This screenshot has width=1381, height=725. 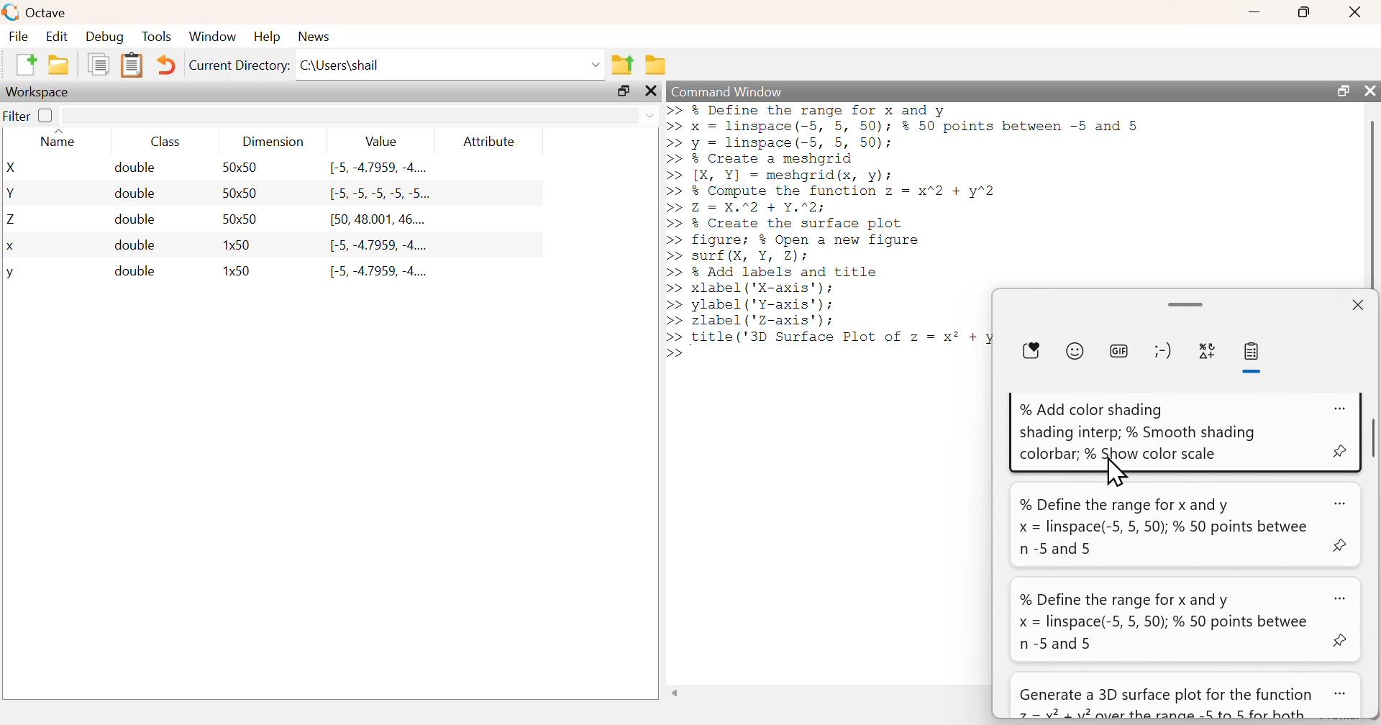 I want to click on scroll left, so click(x=675, y=693).